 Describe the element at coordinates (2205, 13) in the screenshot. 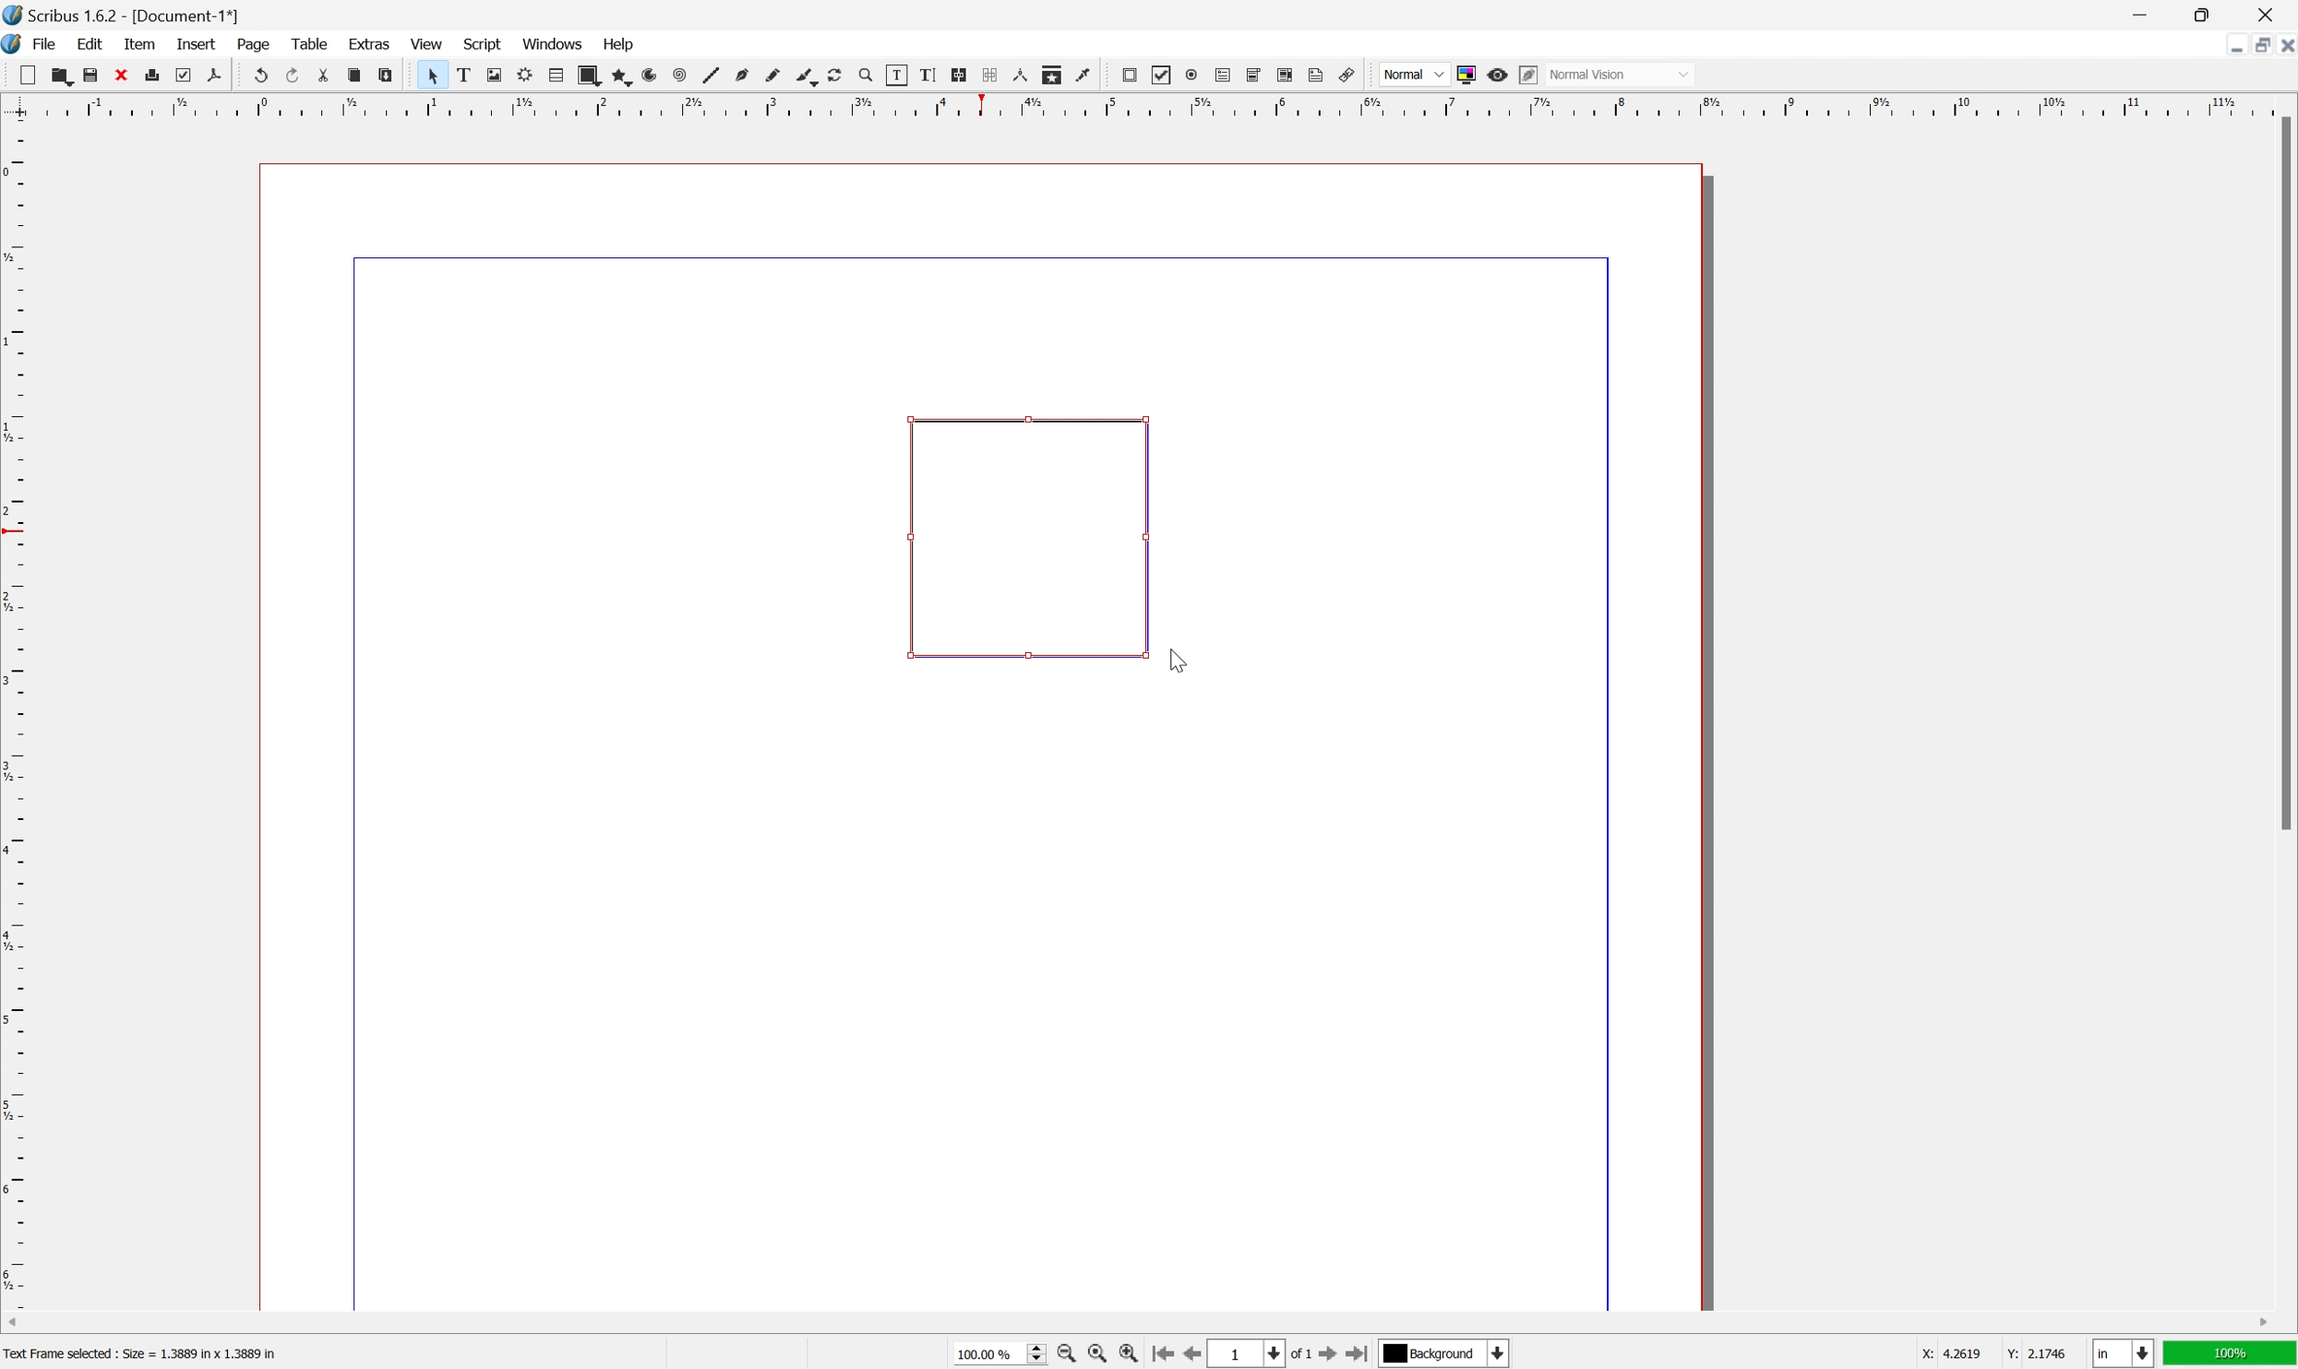

I see `restore down` at that location.